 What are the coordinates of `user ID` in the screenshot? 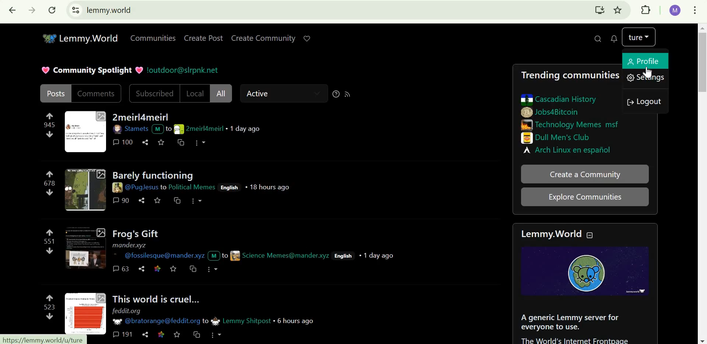 It's located at (140, 187).